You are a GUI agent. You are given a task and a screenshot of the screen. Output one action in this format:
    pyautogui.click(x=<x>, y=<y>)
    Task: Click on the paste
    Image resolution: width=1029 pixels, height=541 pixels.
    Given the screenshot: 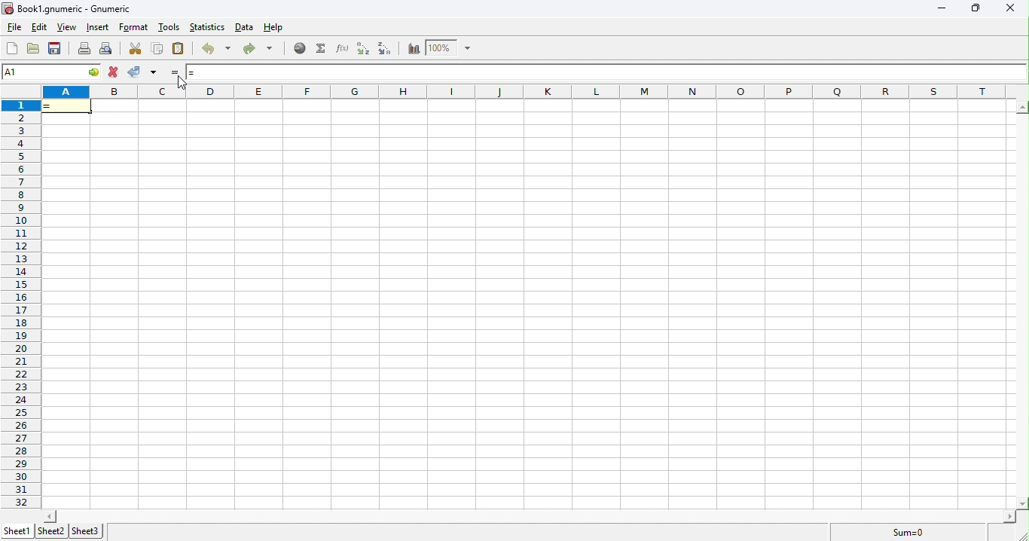 What is the action you would take?
    pyautogui.click(x=178, y=48)
    